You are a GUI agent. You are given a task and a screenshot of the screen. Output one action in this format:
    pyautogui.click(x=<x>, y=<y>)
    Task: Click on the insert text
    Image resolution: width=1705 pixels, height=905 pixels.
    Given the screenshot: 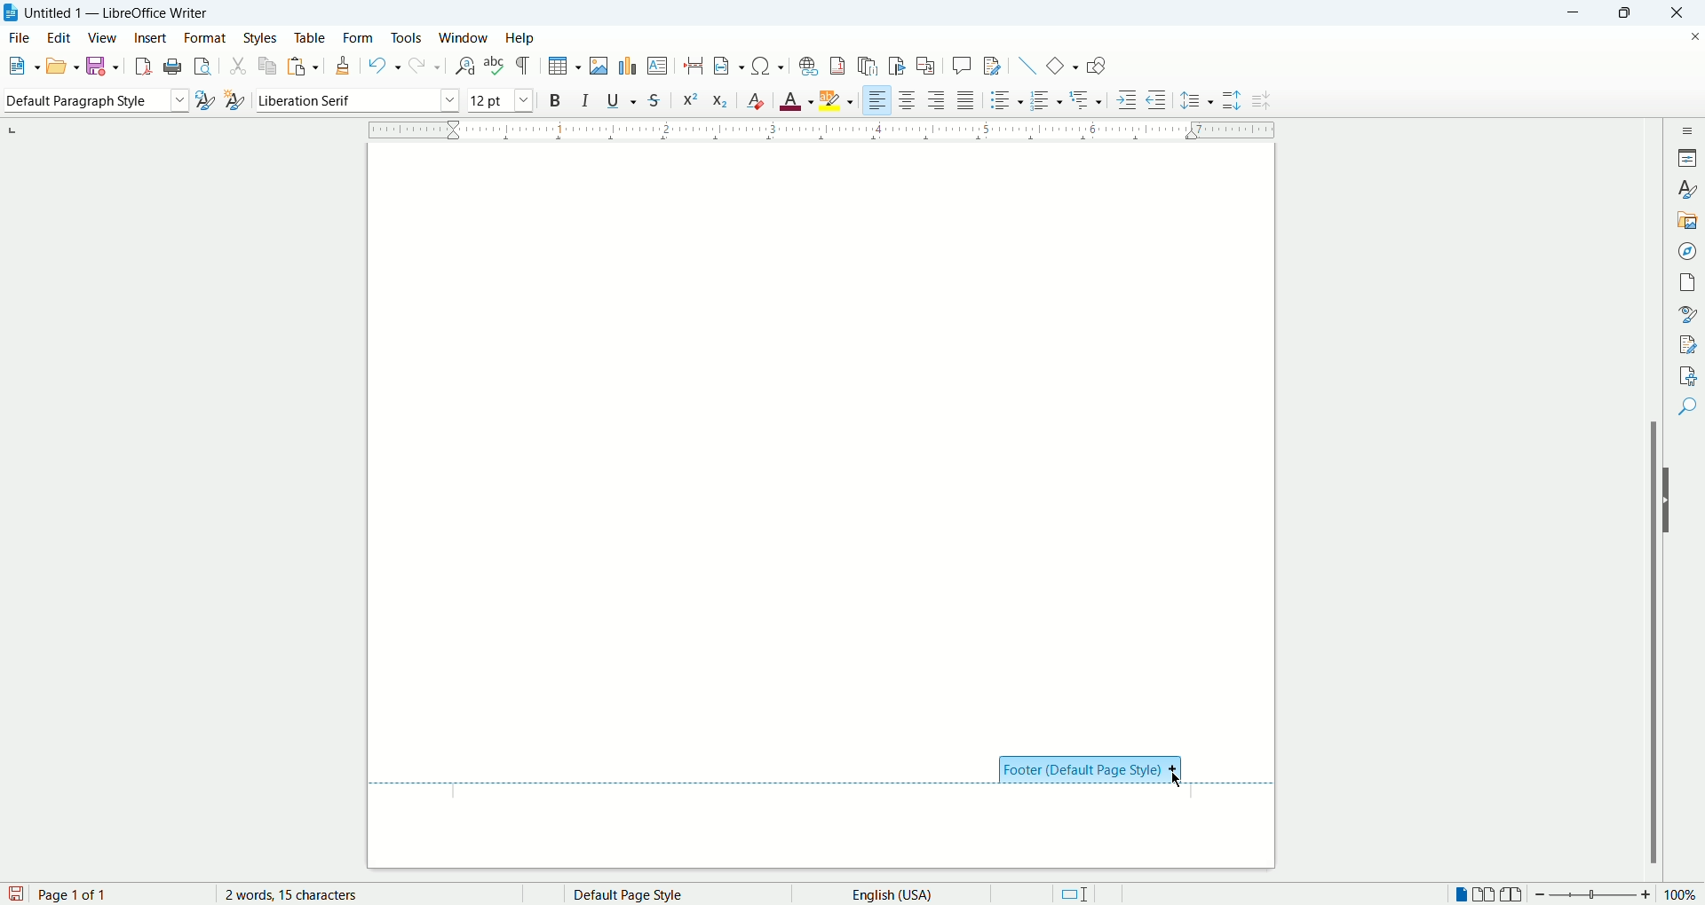 What is the action you would take?
    pyautogui.click(x=656, y=67)
    